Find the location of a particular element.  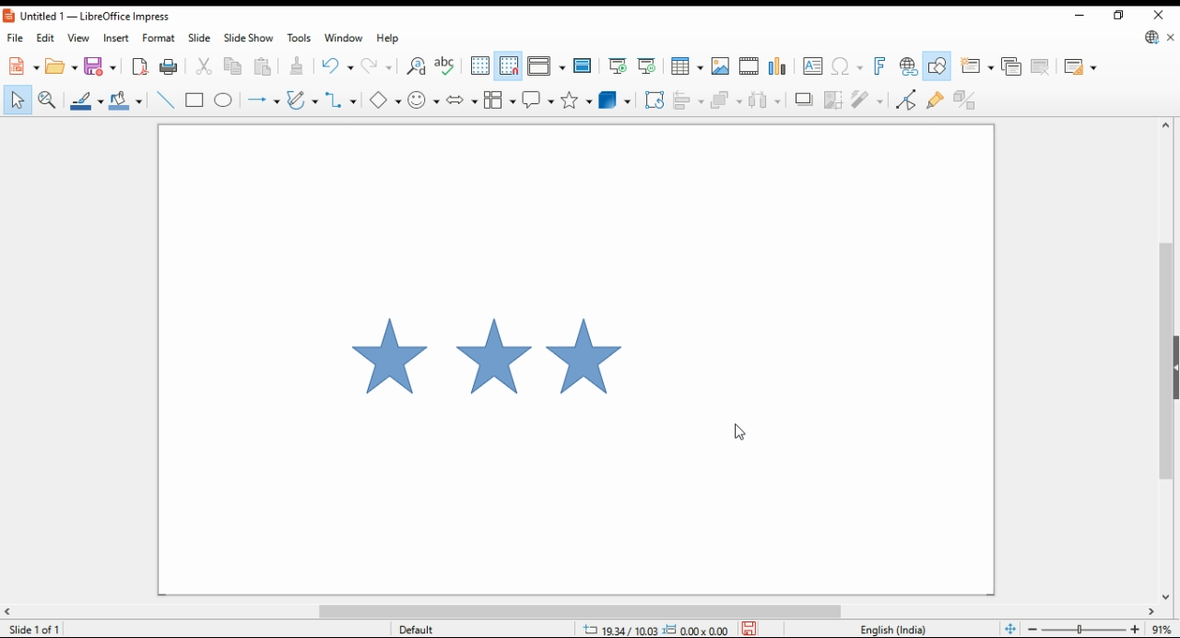

start from current slide is located at coordinates (646, 66).